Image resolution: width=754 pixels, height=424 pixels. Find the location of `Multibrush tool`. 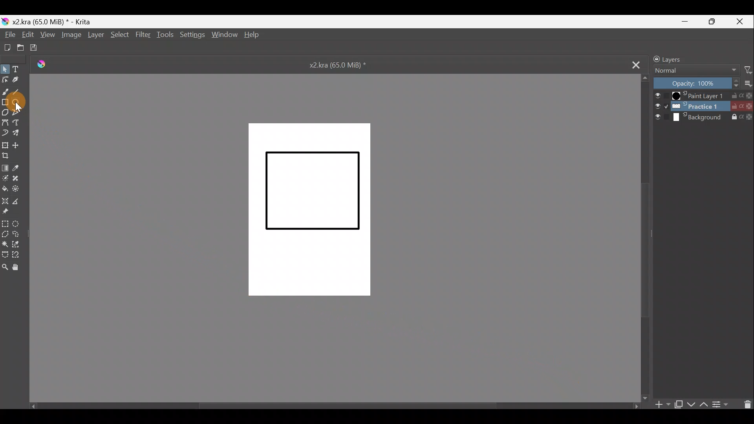

Multibrush tool is located at coordinates (18, 133).